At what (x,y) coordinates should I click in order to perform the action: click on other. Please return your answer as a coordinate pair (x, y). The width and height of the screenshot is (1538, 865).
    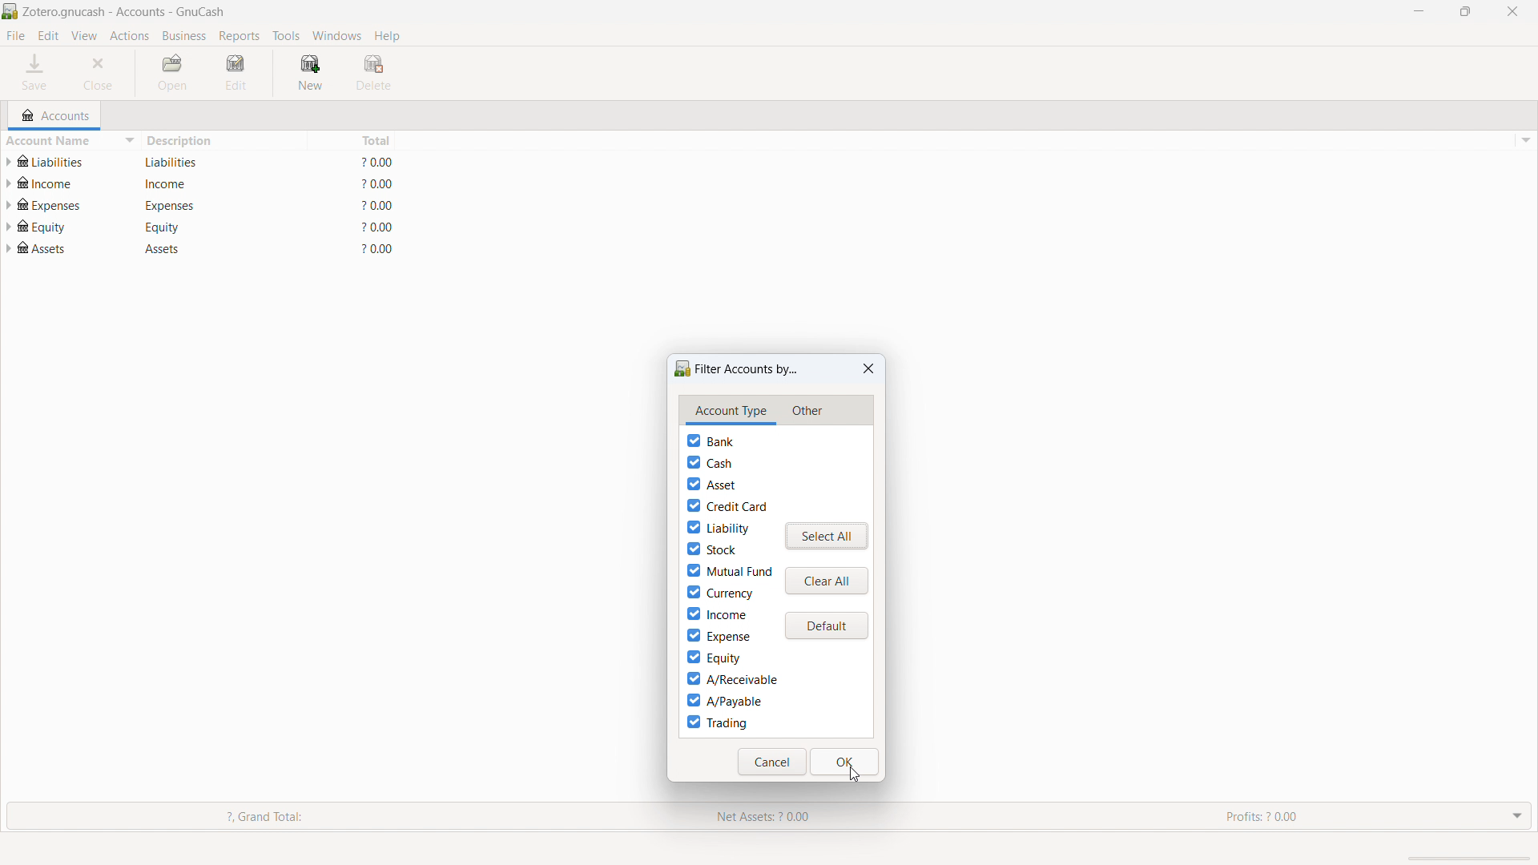
    Looking at the image, I should click on (807, 412).